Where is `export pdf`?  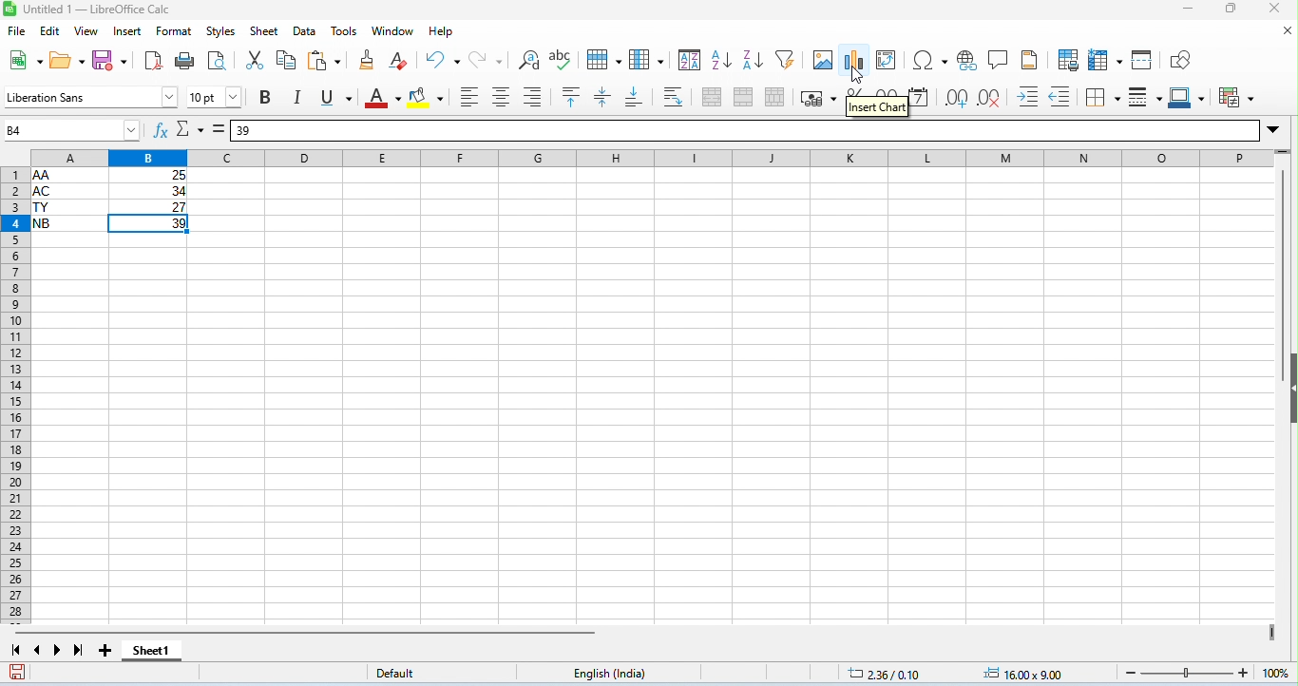
export pdf is located at coordinates (153, 62).